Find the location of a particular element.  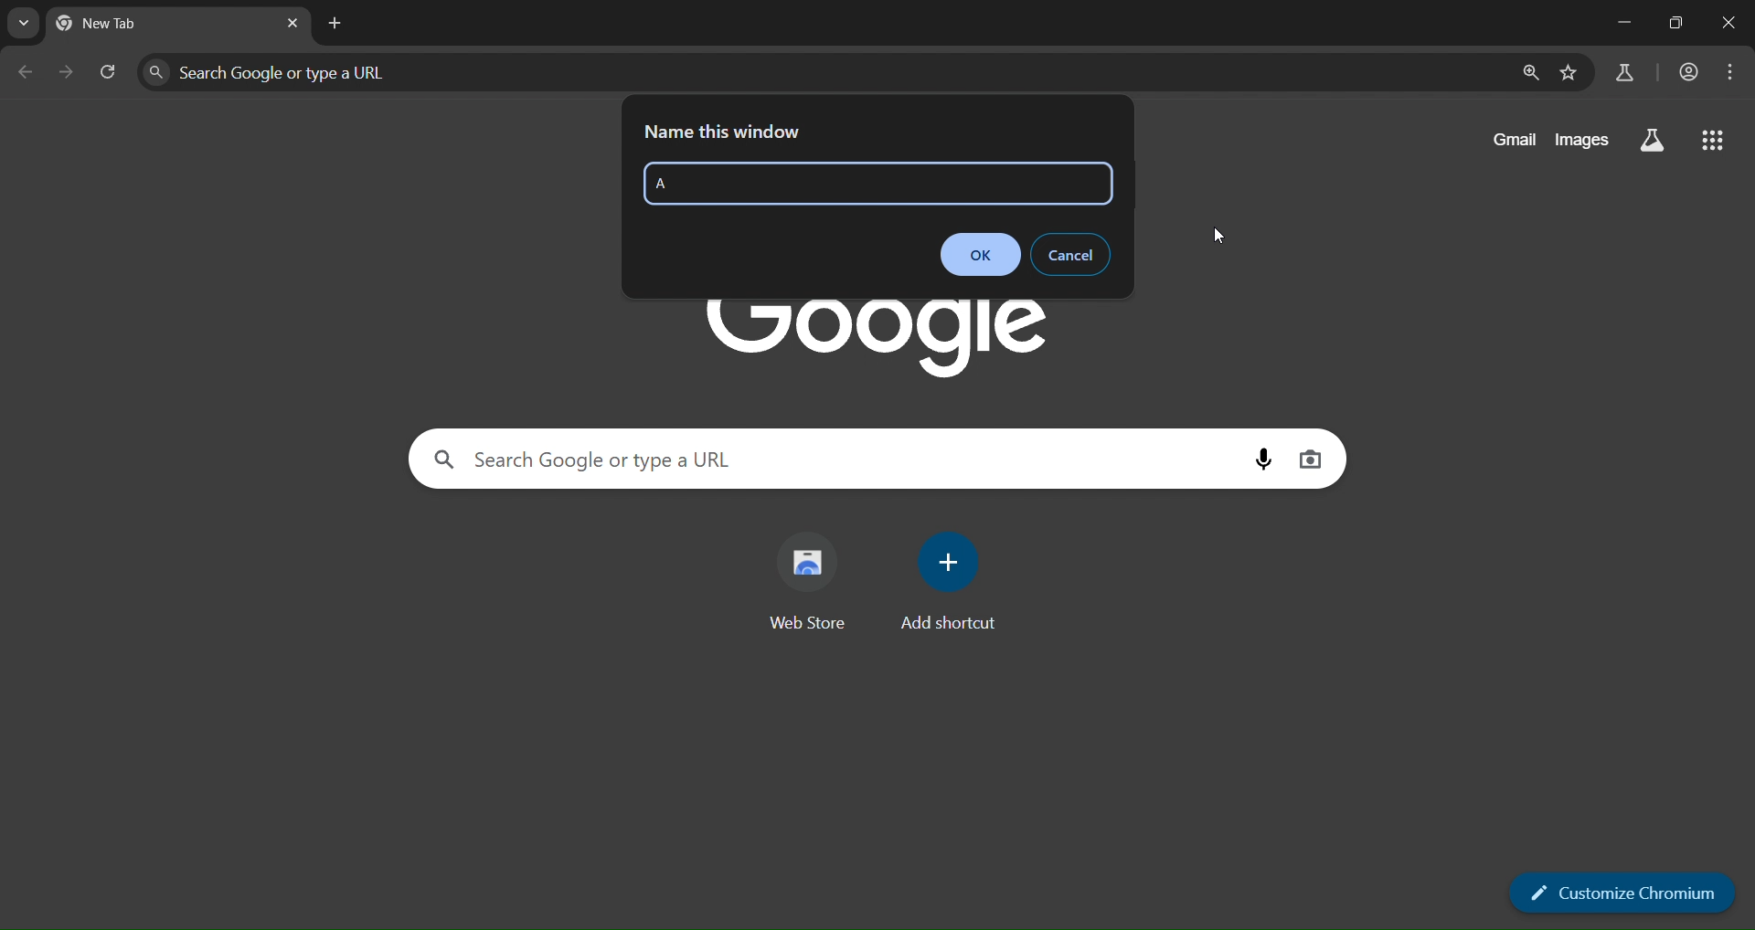

go forward one page is located at coordinates (65, 72).